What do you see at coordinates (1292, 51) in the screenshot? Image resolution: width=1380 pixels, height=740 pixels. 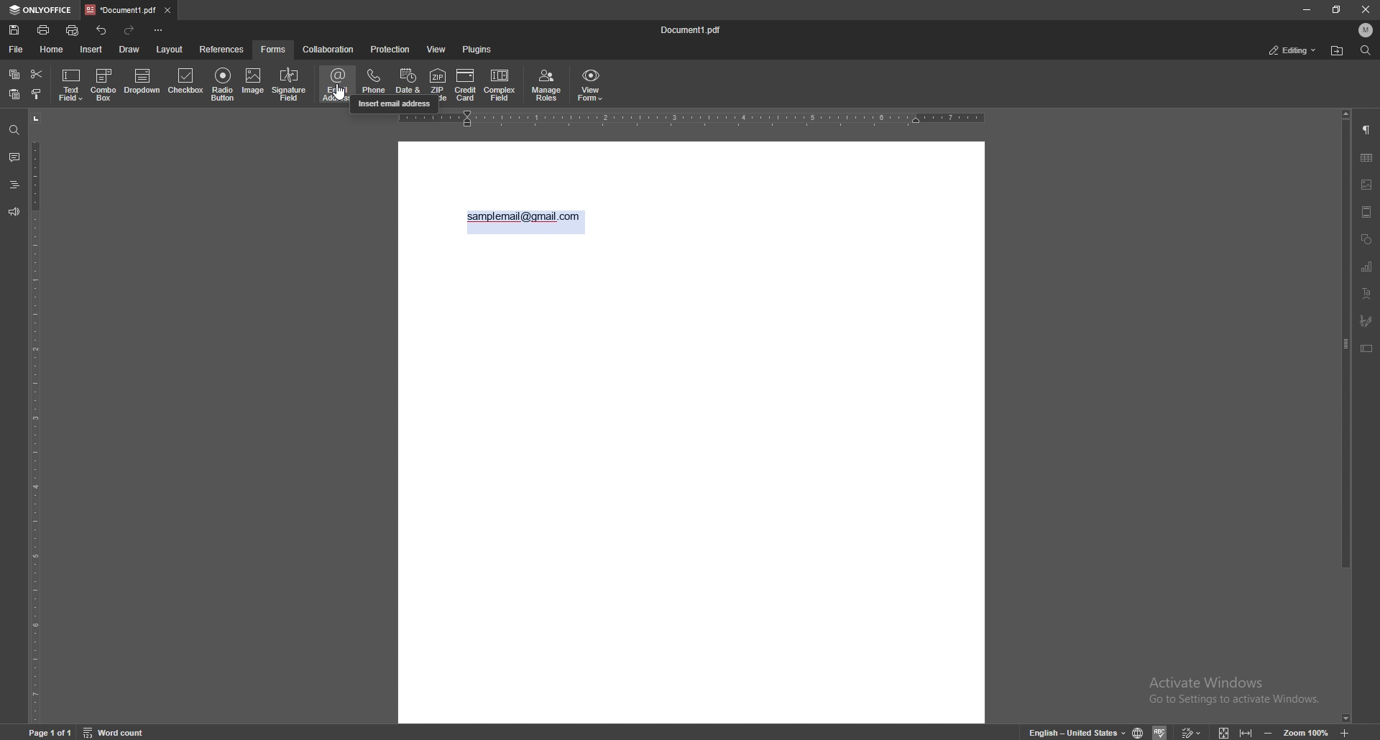 I see `status` at bounding box center [1292, 51].